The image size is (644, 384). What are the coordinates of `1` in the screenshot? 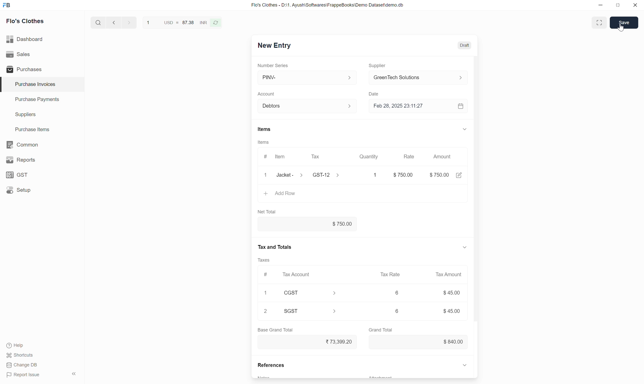 It's located at (265, 293).